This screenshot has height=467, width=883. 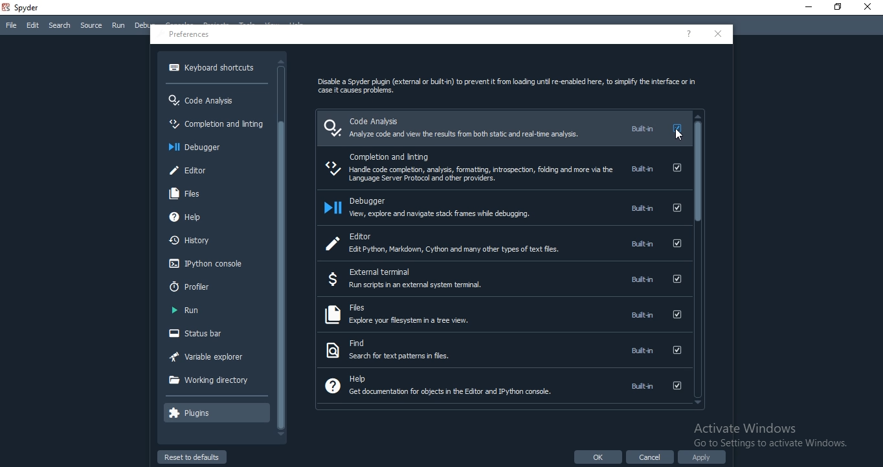 What do you see at coordinates (214, 265) in the screenshot?
I see `Ipython console` at bounding box center [214, 265].